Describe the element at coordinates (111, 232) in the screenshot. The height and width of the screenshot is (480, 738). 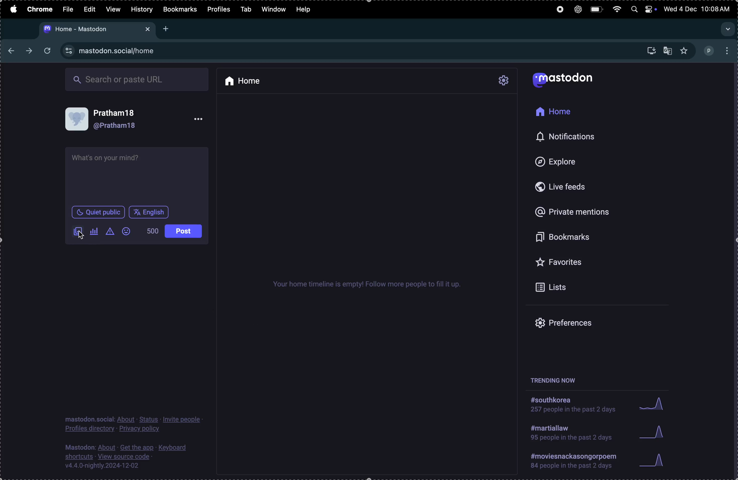
I see `add content warning` at that location.